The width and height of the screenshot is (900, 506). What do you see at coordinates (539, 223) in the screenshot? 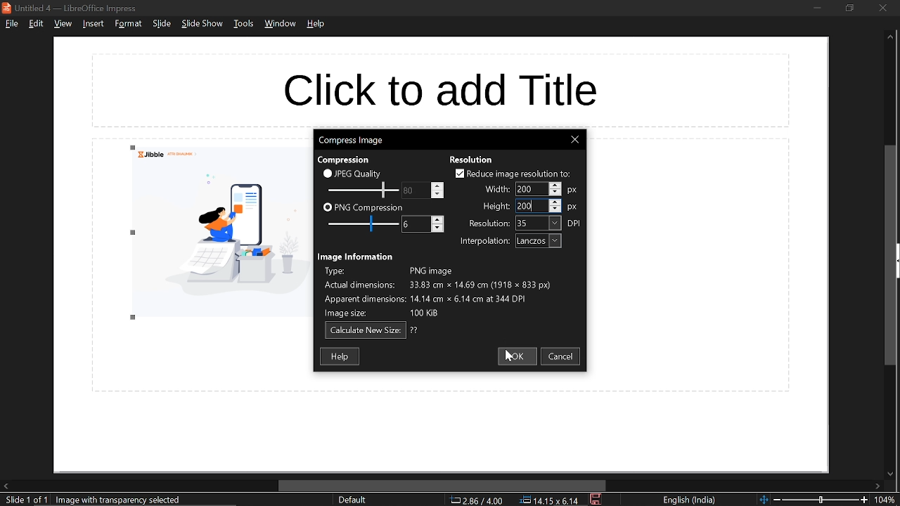
I see `resolution` at bounding box center [539, 223].